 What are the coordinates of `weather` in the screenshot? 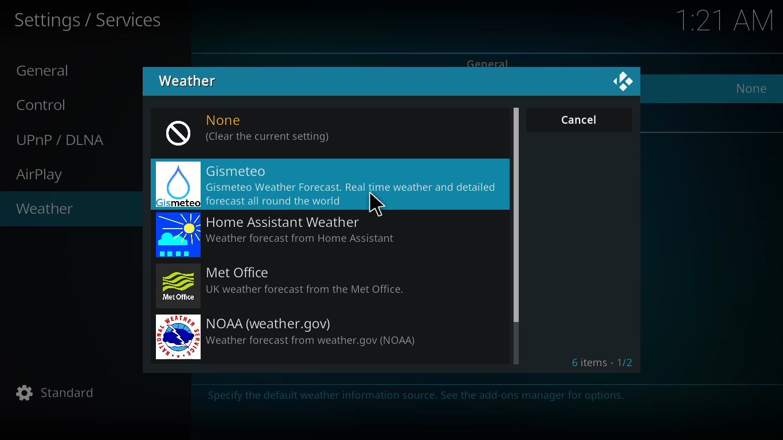 It's located at (45, 210).